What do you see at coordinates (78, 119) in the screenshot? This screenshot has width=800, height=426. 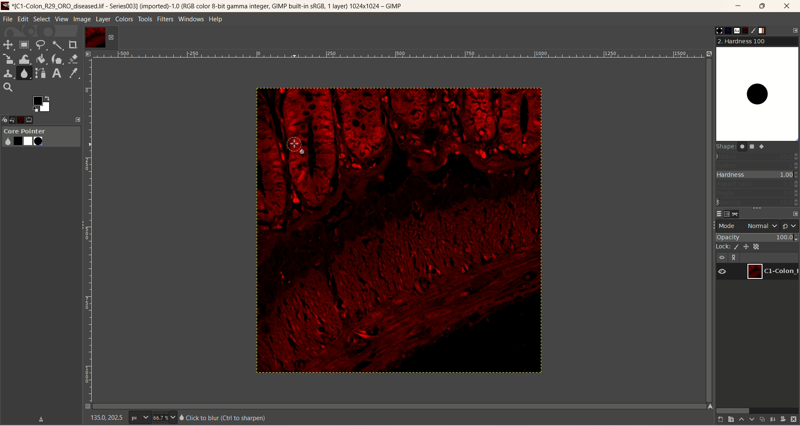 I see `expand` at bounding box center [78, 119].